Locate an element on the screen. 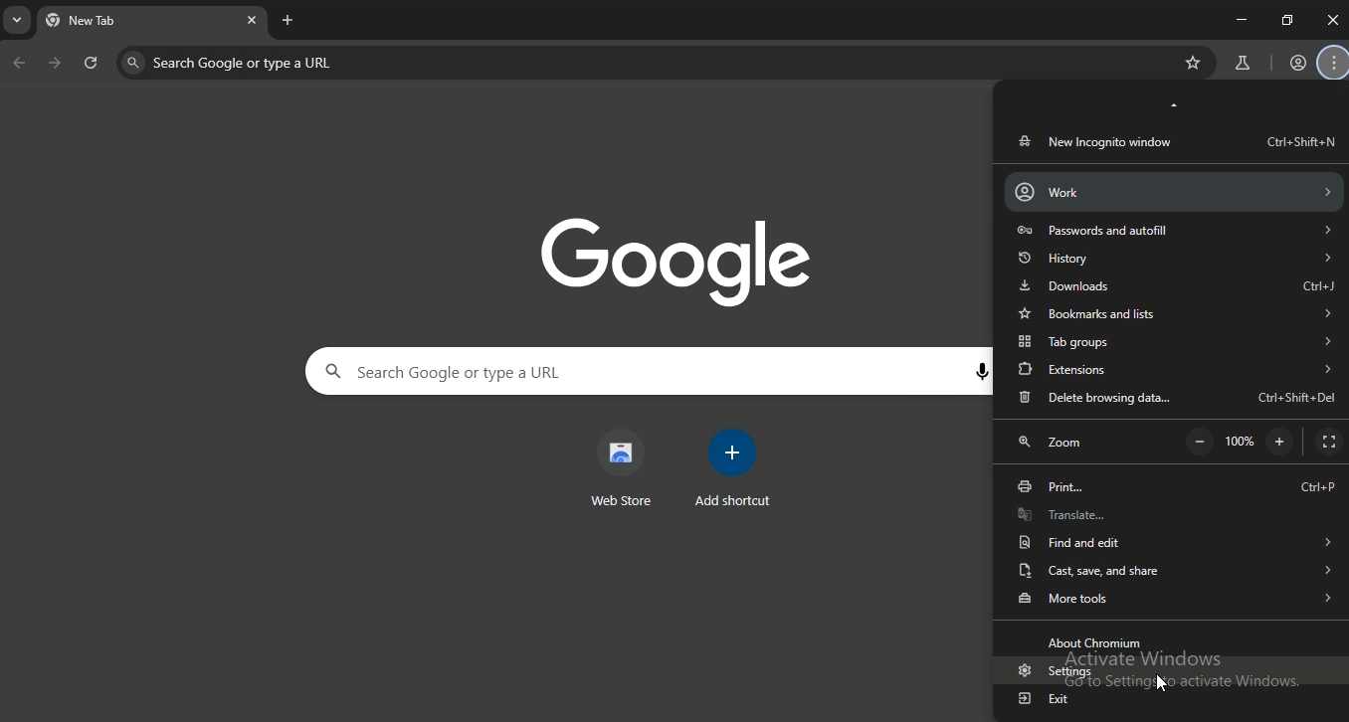  account is located at coordinates (1172, 191).